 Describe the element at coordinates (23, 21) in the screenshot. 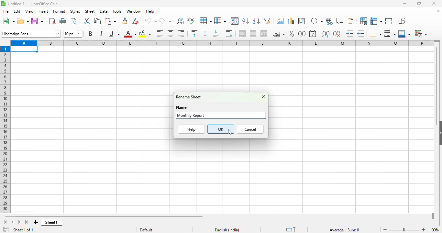

I see `open` at that location.